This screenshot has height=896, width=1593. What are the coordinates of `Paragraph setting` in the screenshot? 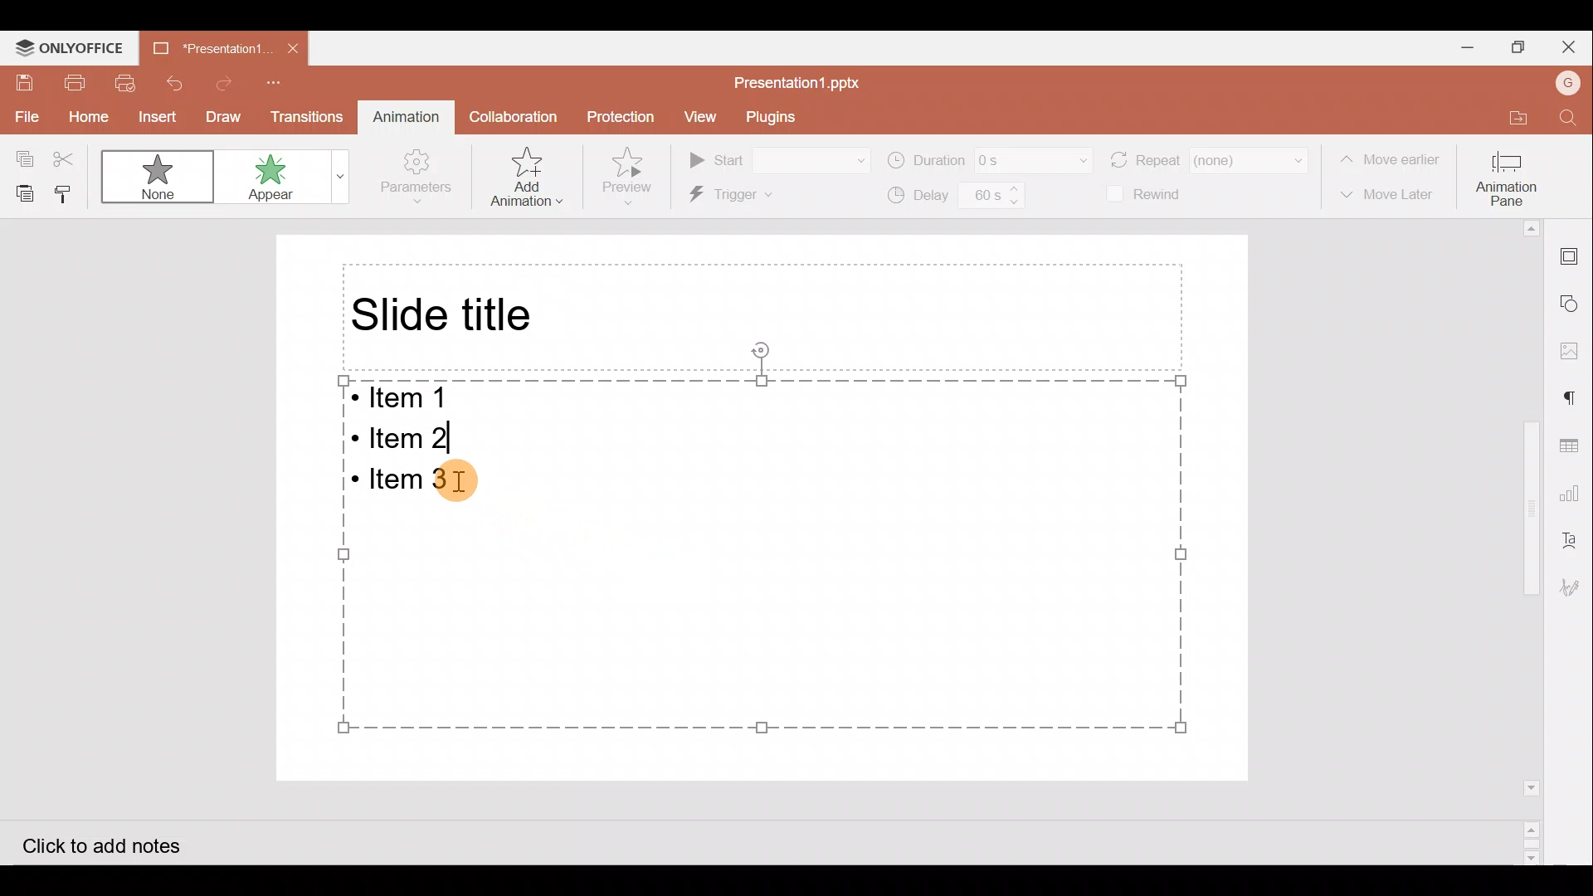 It's located at (1578, 400).